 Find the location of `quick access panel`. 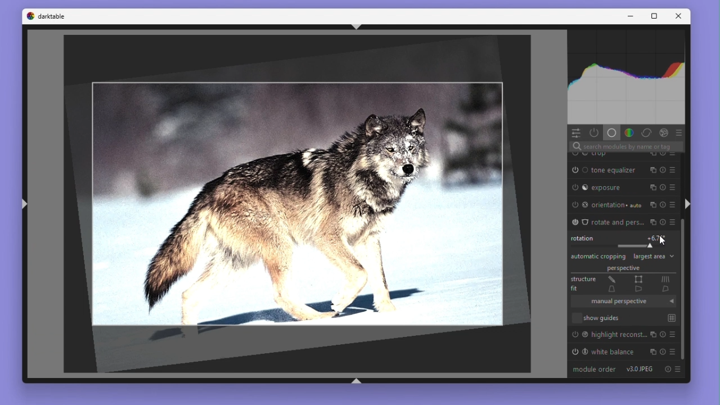

quick access panel is located at coordinates (577, 132).